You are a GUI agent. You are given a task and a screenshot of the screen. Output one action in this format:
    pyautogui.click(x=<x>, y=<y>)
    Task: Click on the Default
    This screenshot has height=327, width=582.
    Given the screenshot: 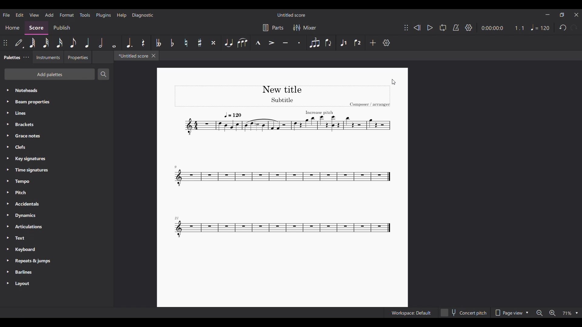 What is the action you would take?
    pyautogui.click(x=19, y=43)
    